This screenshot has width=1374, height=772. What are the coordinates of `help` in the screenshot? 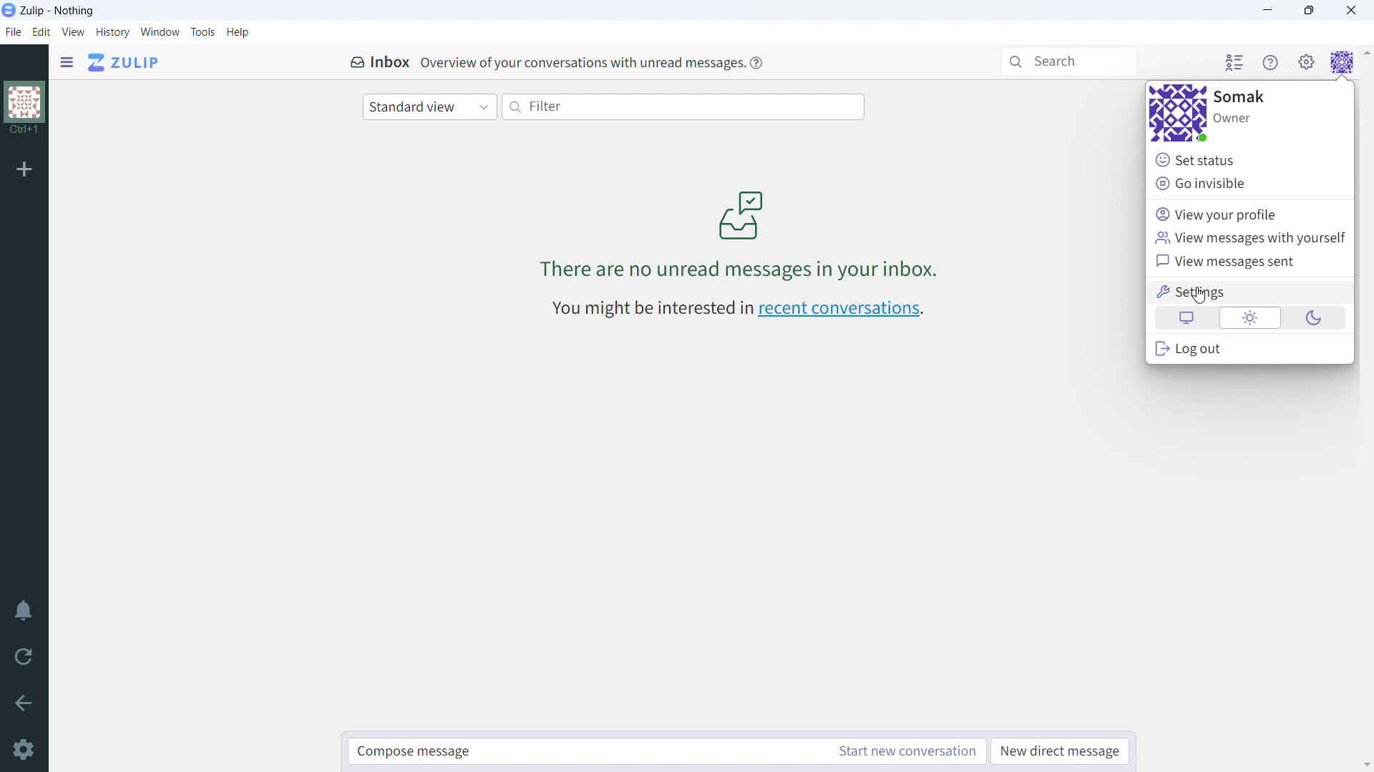 It's located at (238, 31).